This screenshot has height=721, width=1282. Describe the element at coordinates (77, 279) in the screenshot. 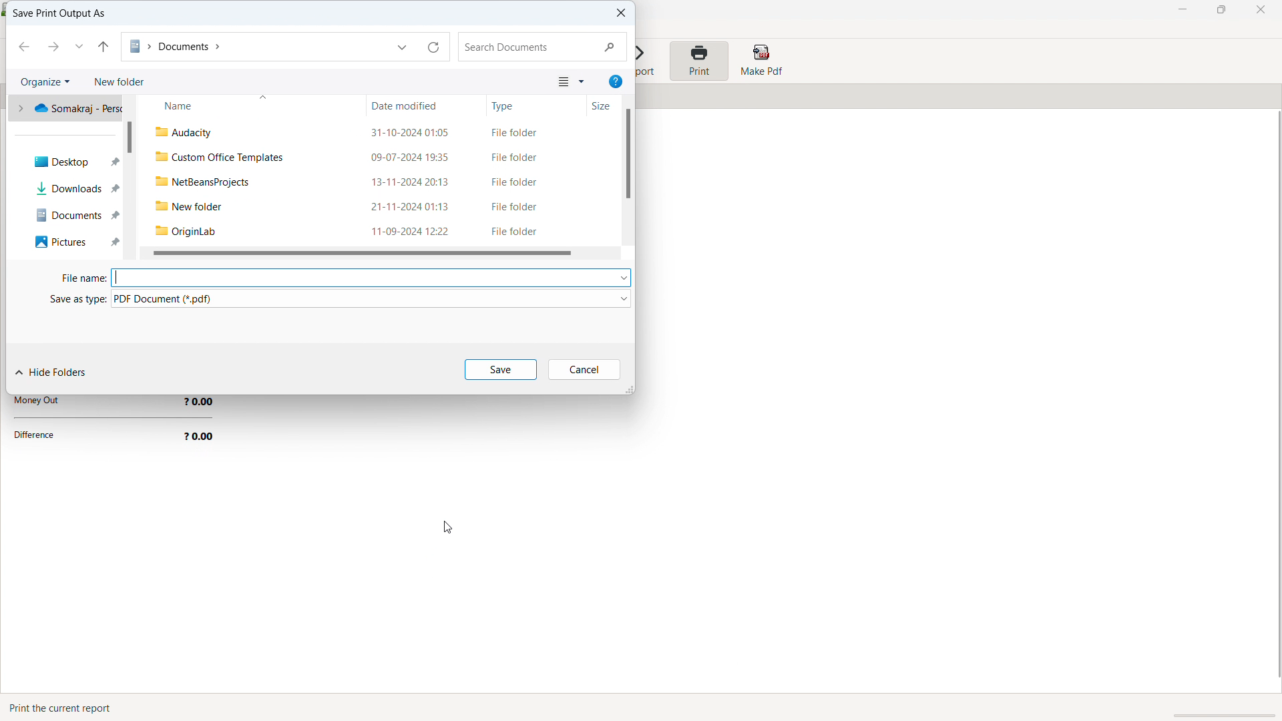

I see `File name` at that location.